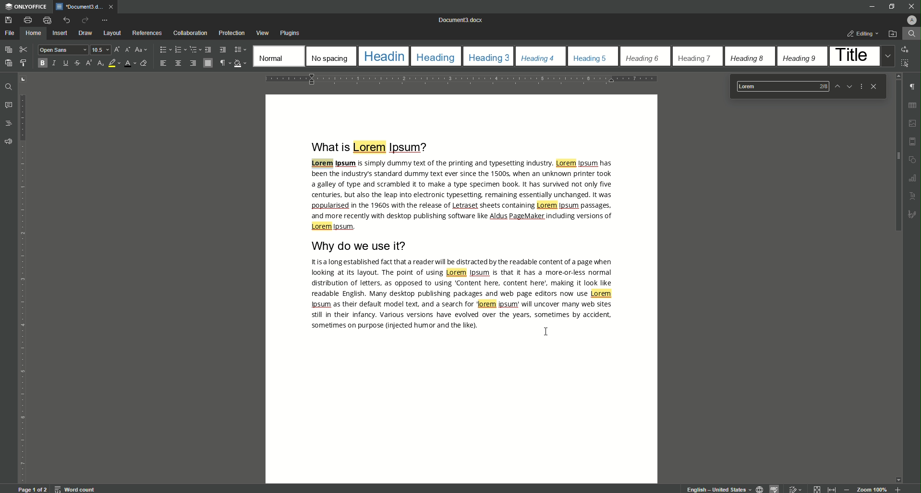 The height and width of the screenshot is (493, 921). What do you see at coordinates (26, 78) in the screenshot?
I see `adjust` at bounding box center [26, 78].